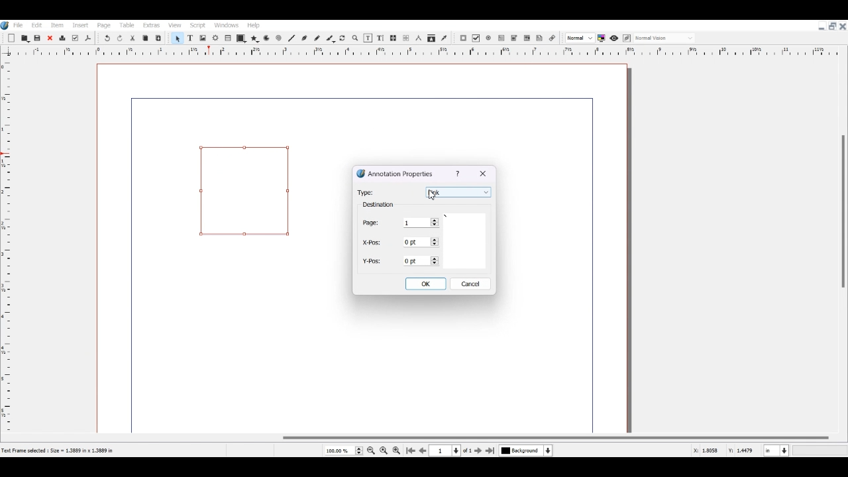 This screenshot has height=477, width=848. Describe the element at coordinates (278, 38) in the screenshot. I see `Spiral` at that location.